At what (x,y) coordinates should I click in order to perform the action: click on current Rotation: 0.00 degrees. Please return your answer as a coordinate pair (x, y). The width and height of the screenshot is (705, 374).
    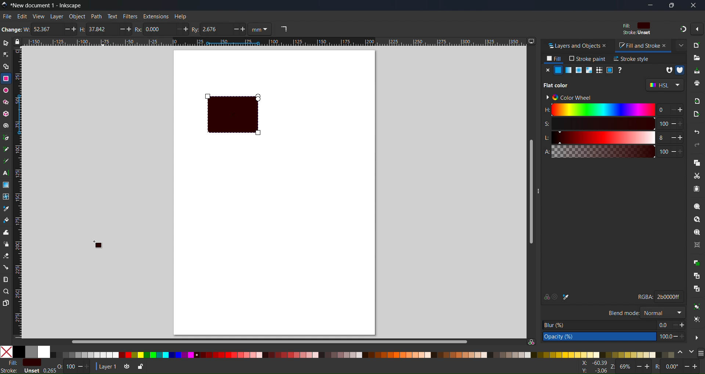
    Looking at the image, I should click on (673, 367).